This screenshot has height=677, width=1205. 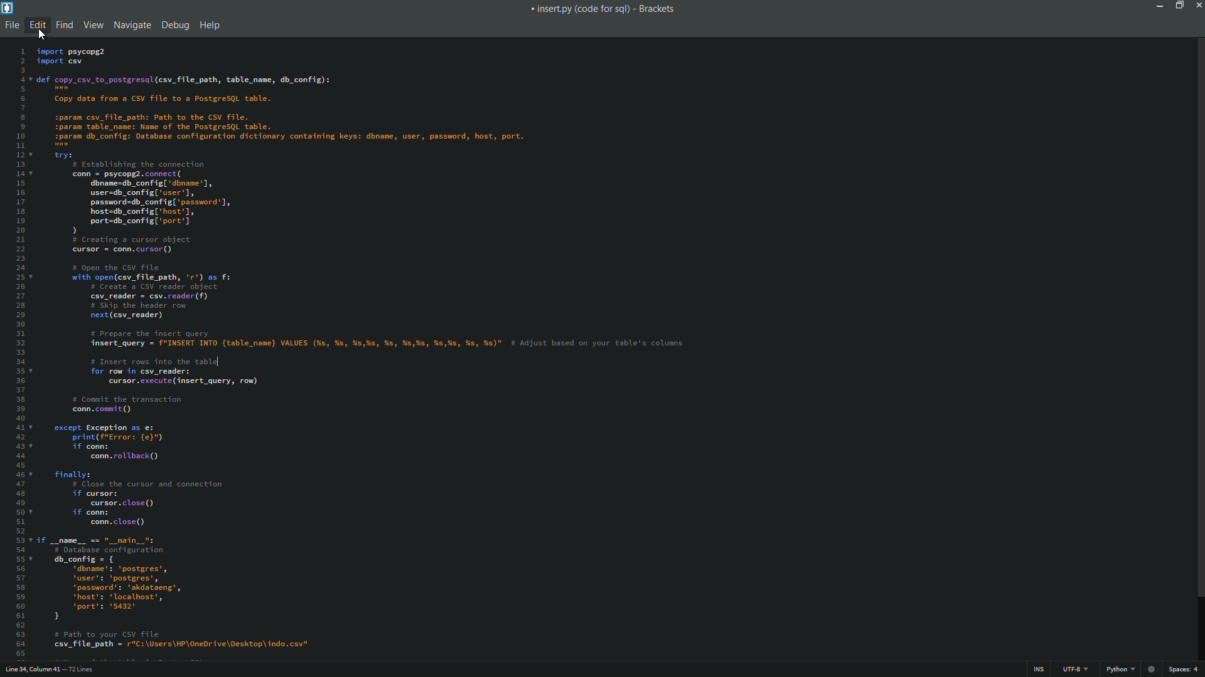 I want to click on navigate menu, so click(x=131, y=25).